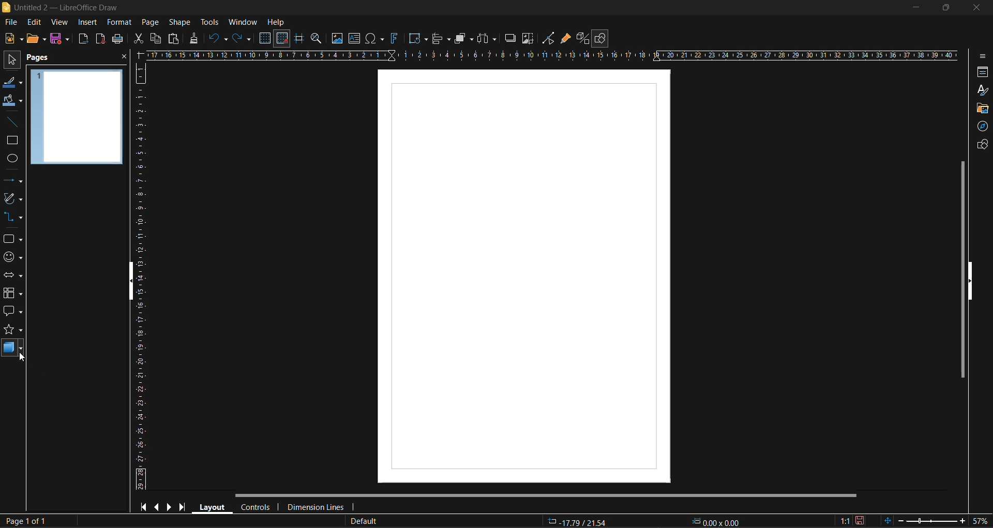  What do you see at coordinates (523, 275) in the screenshot?
I see `working area` at bounding box center [523, 275].